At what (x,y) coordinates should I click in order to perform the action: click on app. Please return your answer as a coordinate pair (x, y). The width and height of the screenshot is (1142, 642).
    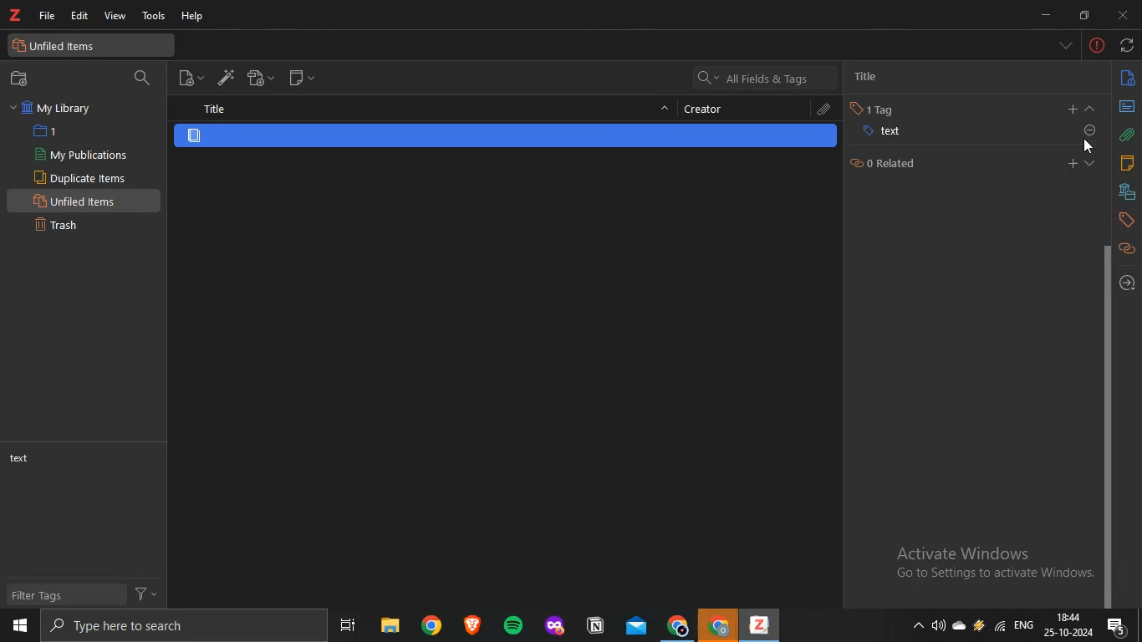
    Looking at the image, I should click on (763, 625).